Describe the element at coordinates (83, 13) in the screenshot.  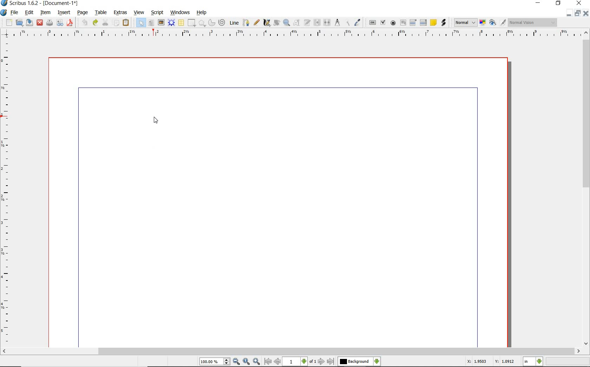
I see `page` at that location.